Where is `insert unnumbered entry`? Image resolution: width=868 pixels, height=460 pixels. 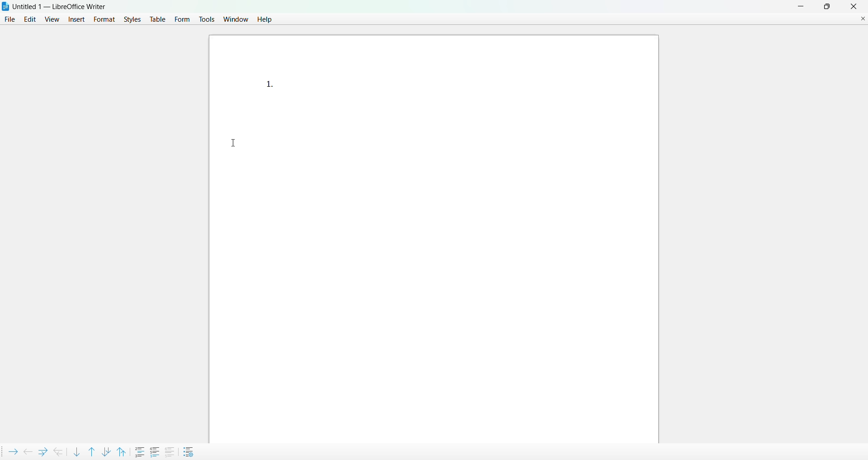 insert unnumbered entry is located at coordinates (140, 451).